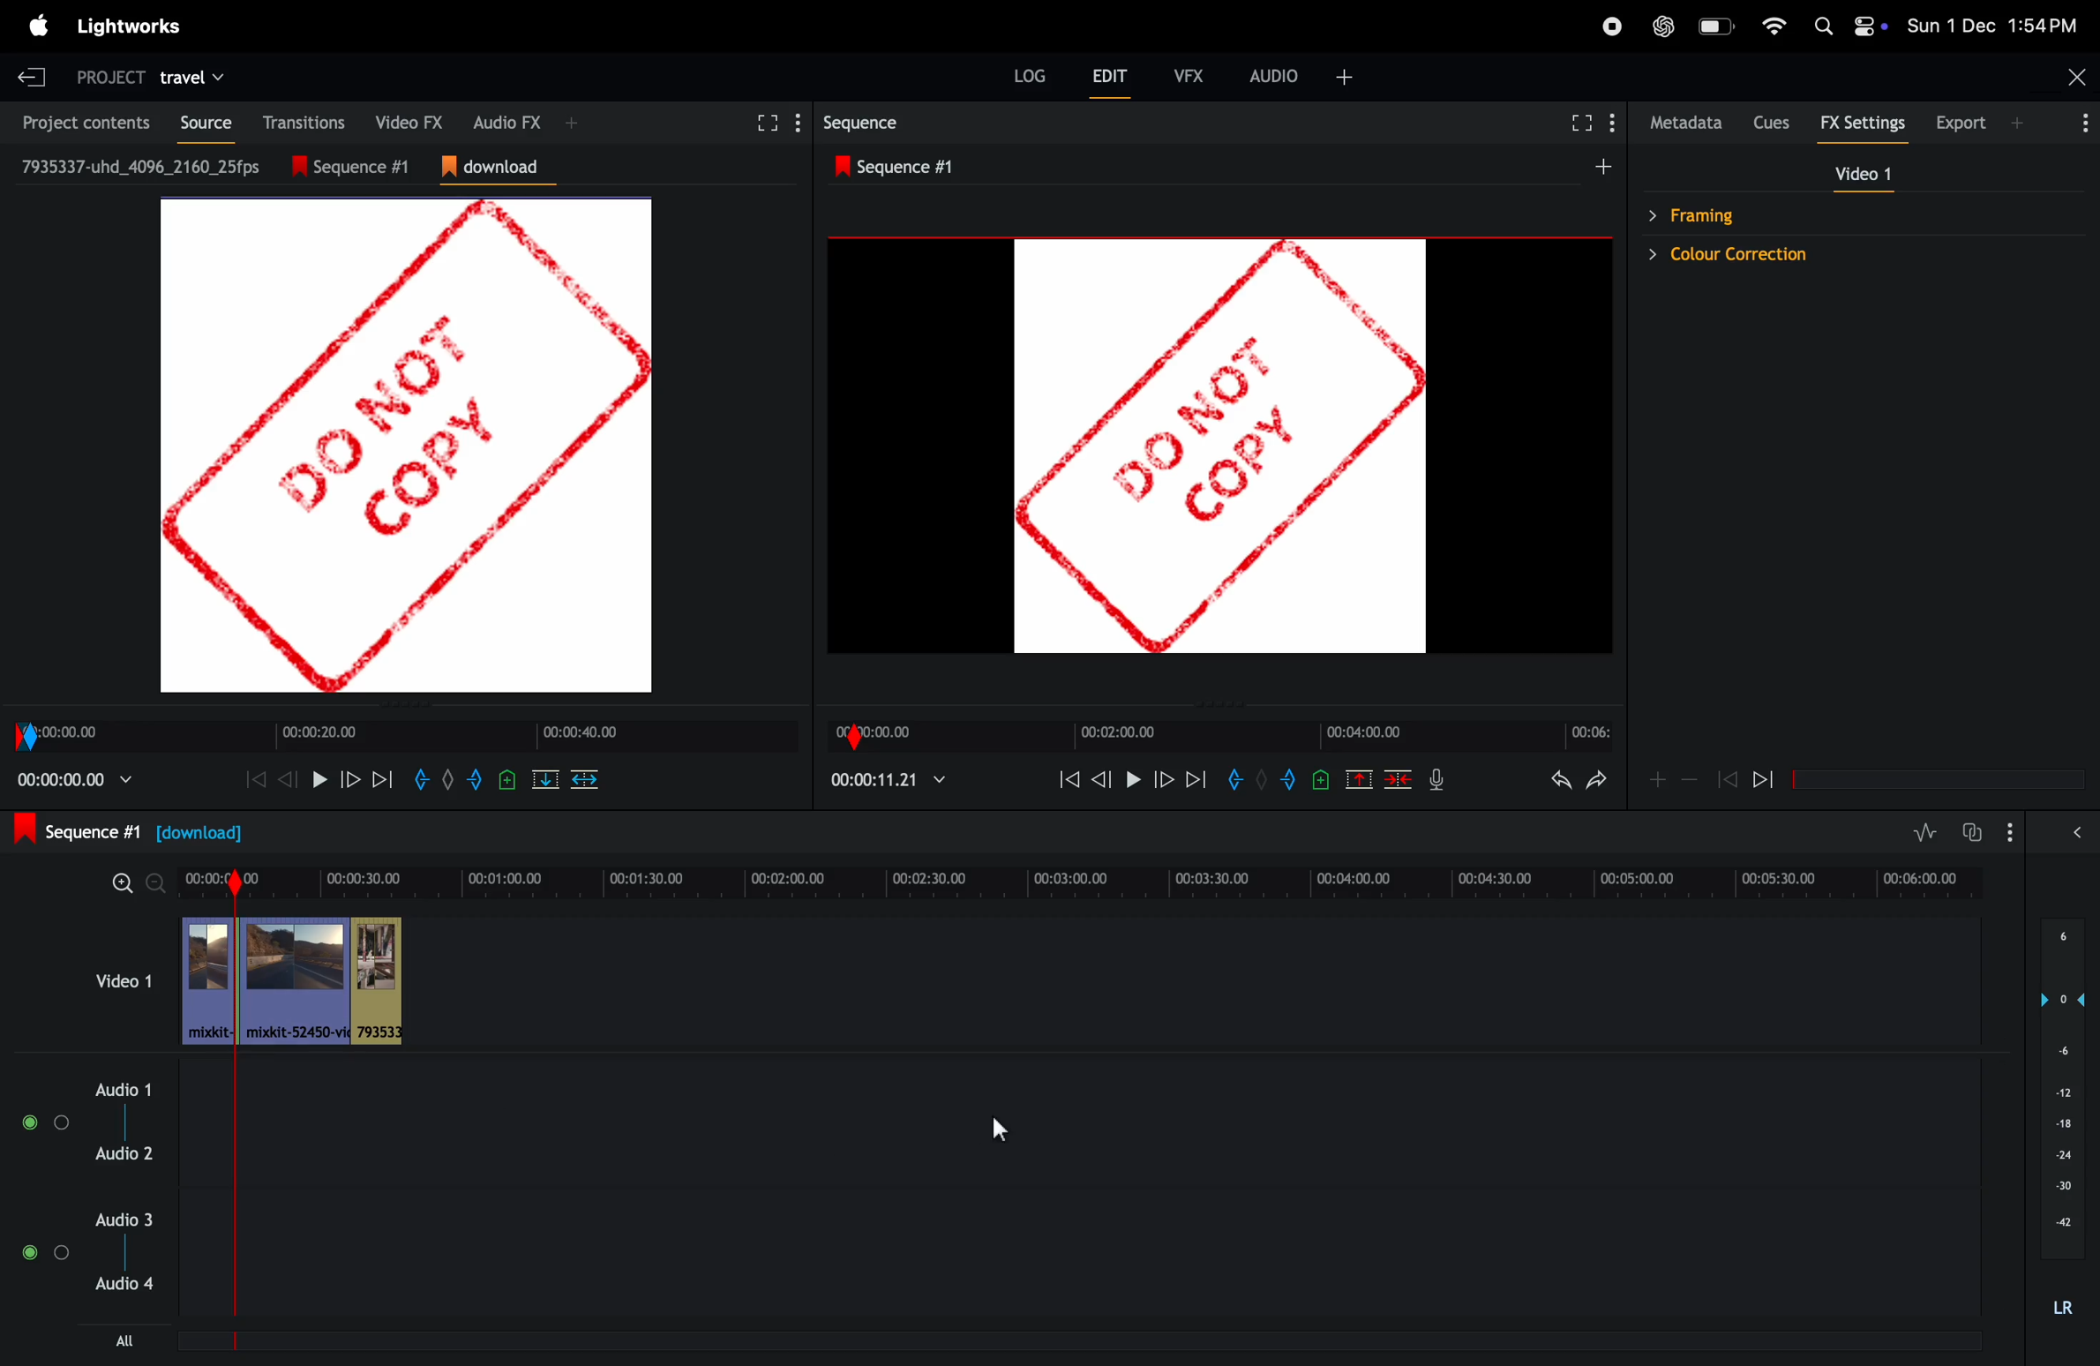 The width and height of the screenshot is (2100, 1366). Describe the element at coordinates (1116, 883) in the screenshot. I see `time frame` at that location.